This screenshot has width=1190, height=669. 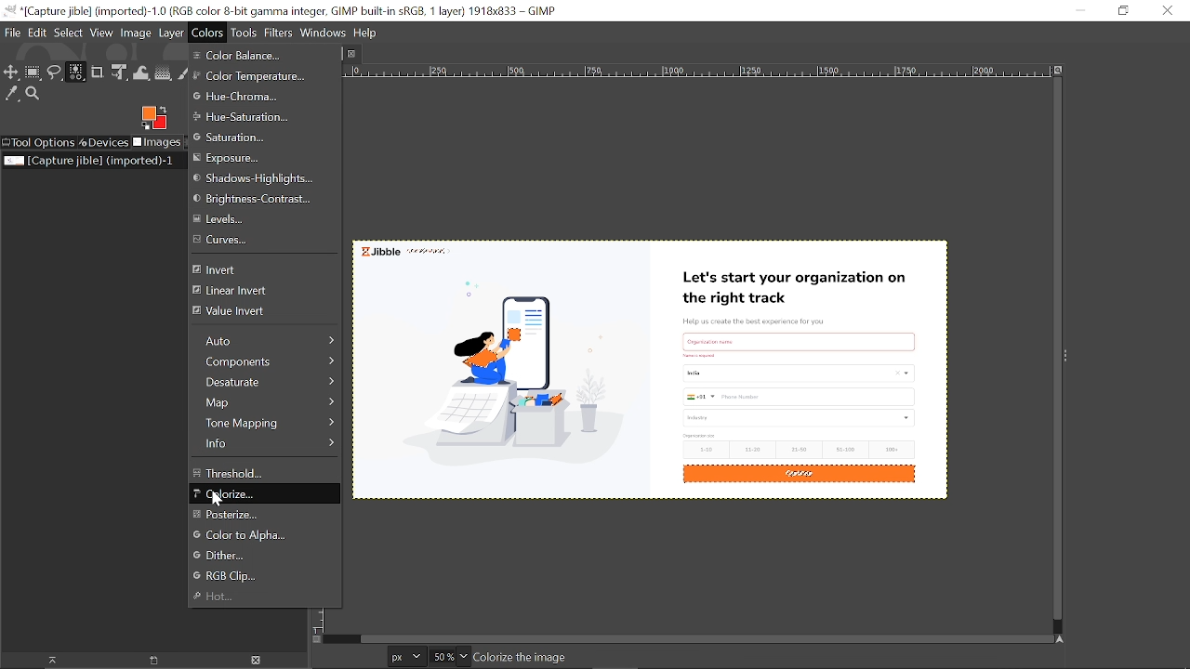 I want to click on Minimize, so click(x=1077, y=9).